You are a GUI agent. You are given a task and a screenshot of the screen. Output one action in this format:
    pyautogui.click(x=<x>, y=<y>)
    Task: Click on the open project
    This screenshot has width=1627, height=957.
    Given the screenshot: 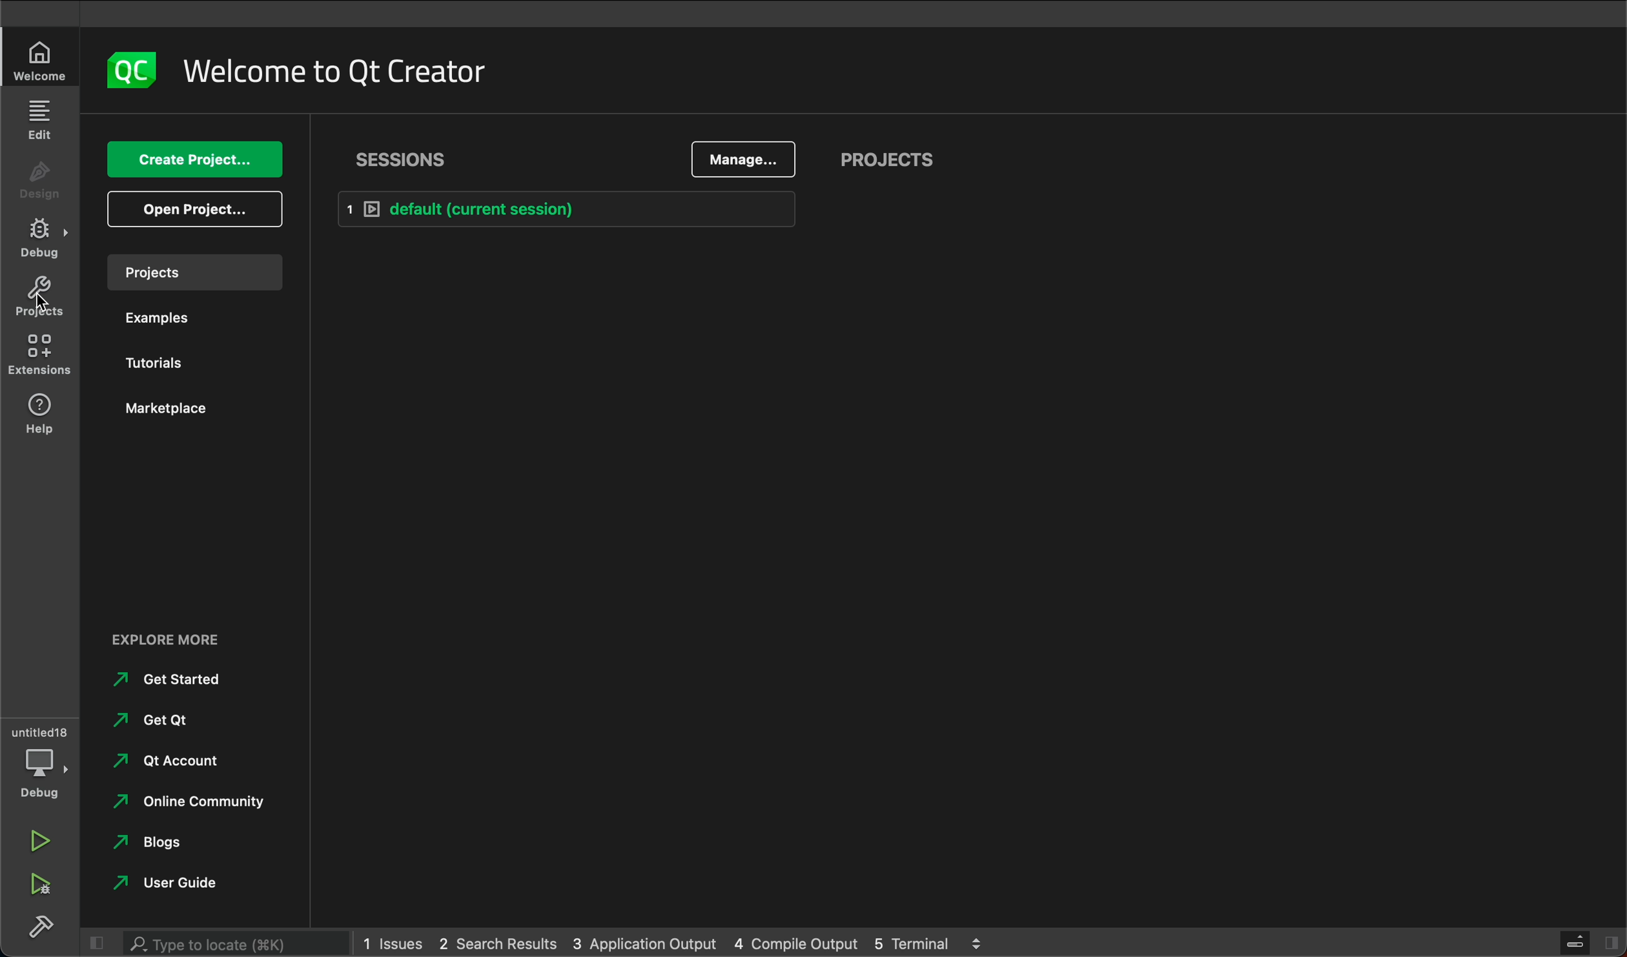 What is the action you would take?
    pyautogui.click(x=197, y=206)
    